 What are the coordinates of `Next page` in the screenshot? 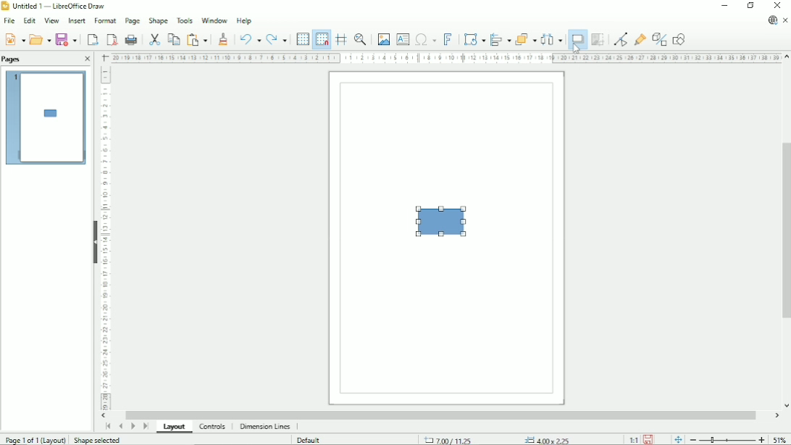 It's located at (133, 427).